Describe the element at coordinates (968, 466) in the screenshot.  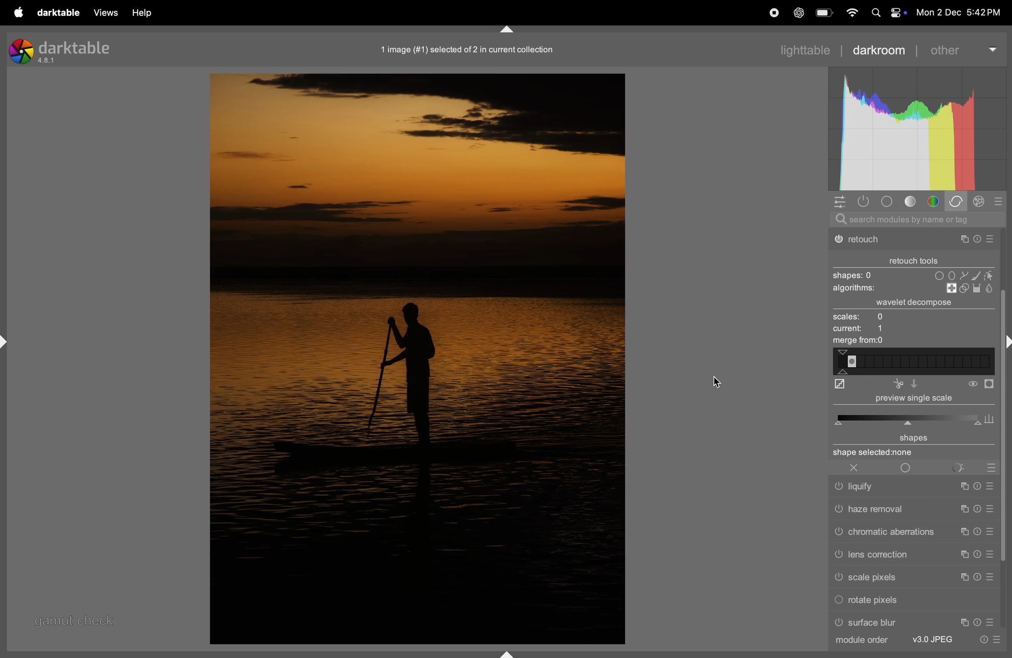
I see `display masks` at that location.